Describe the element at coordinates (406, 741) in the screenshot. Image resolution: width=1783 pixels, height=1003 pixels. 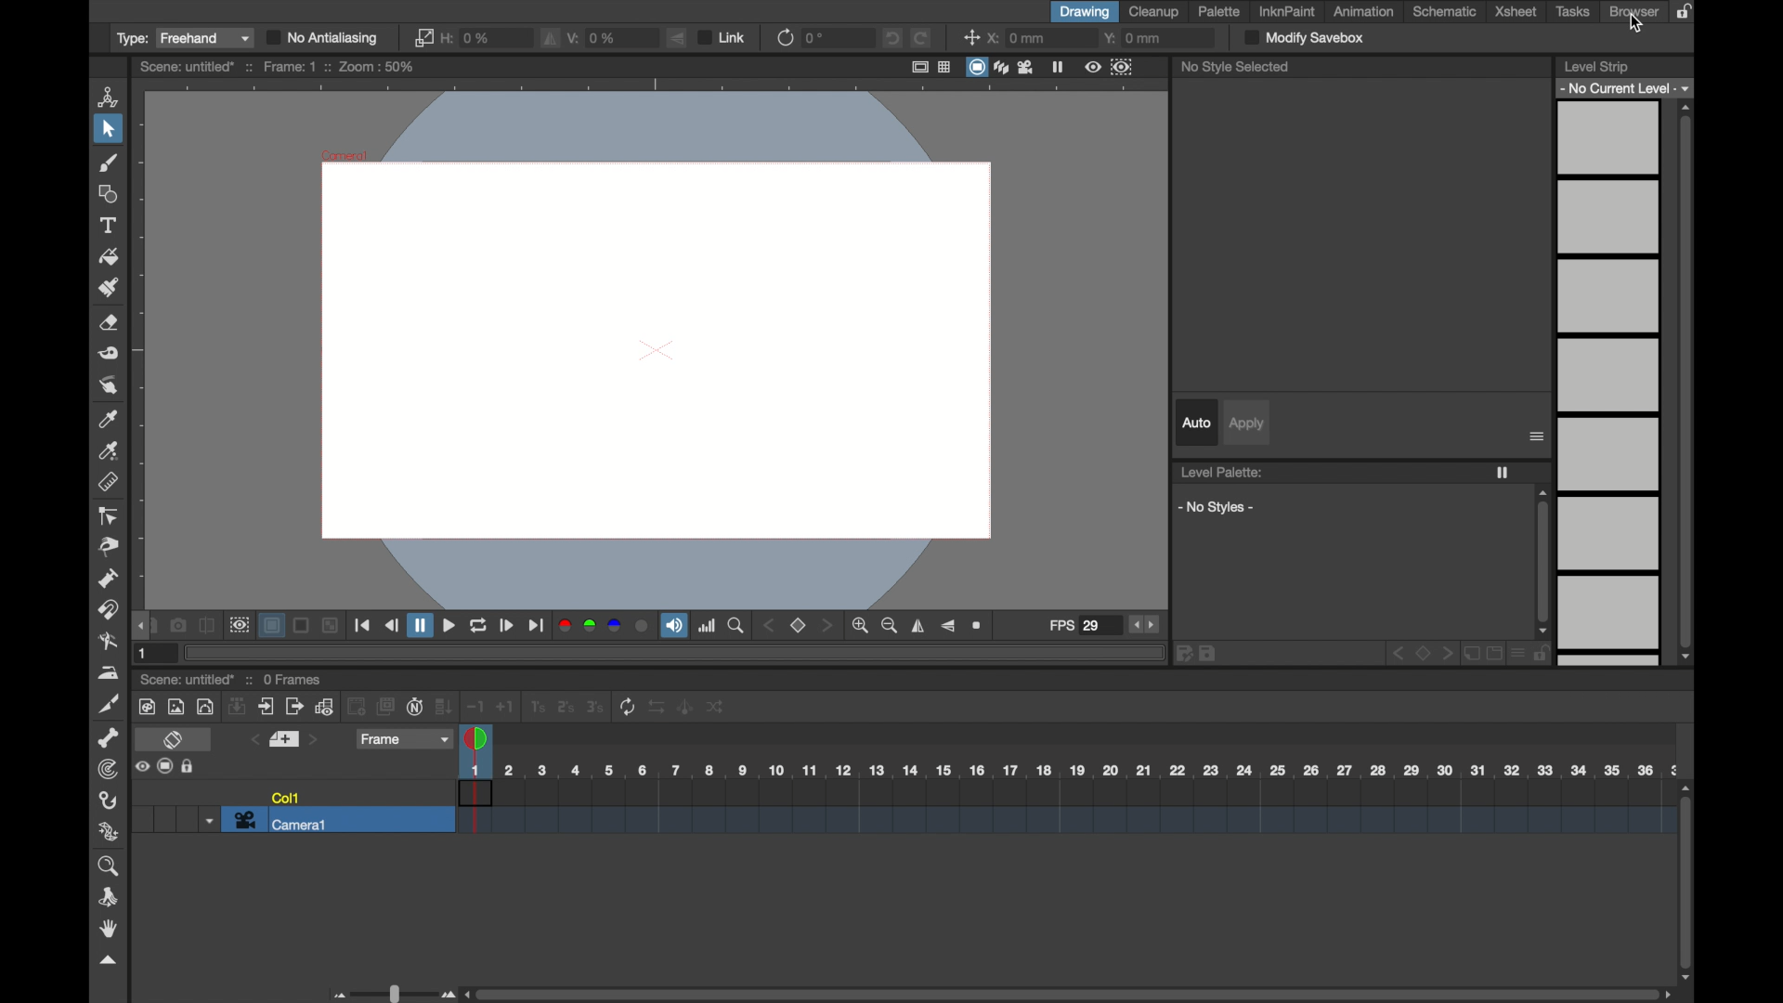
I see `frame` at that location.